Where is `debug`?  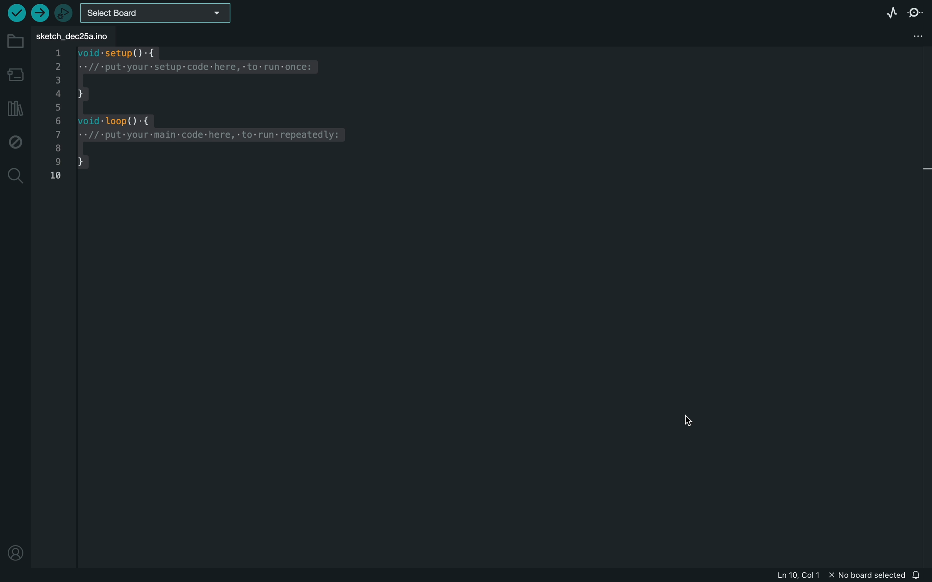
debug is located at coordinates (14, 143).